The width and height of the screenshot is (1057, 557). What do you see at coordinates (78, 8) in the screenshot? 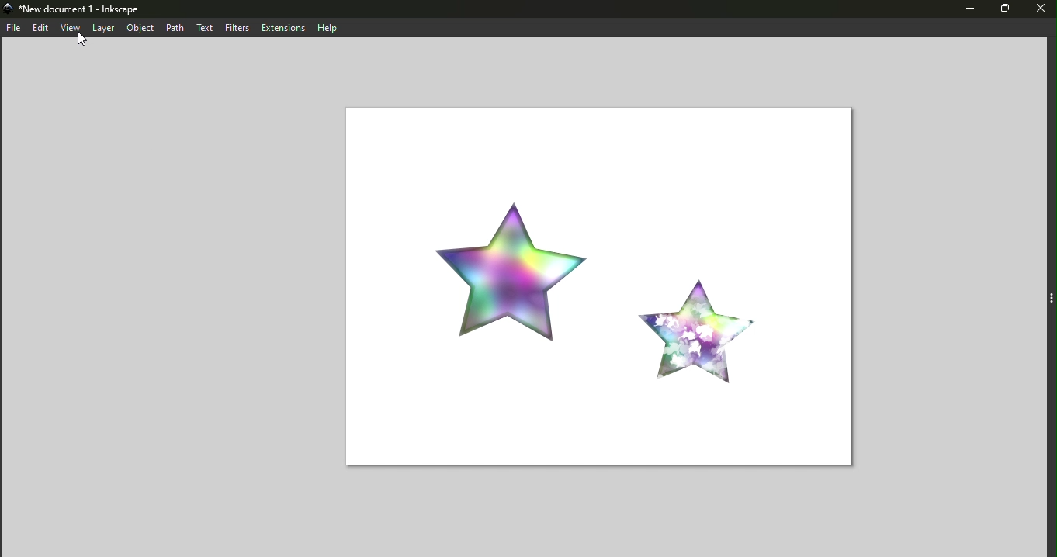
I see `new document 1-inkscape` at bounding box center [78, 8].